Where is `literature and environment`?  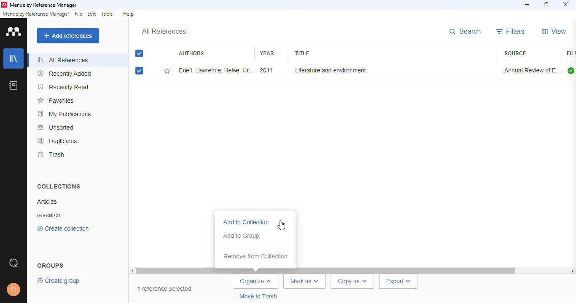 literature and environment is located at coordinates (330, 70).